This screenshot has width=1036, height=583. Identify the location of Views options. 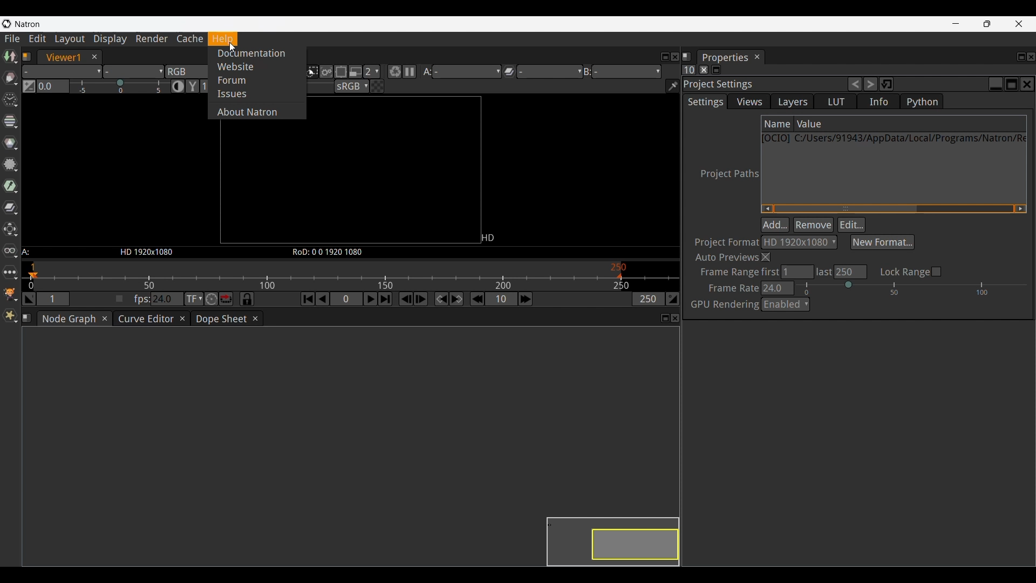
(10, 251).